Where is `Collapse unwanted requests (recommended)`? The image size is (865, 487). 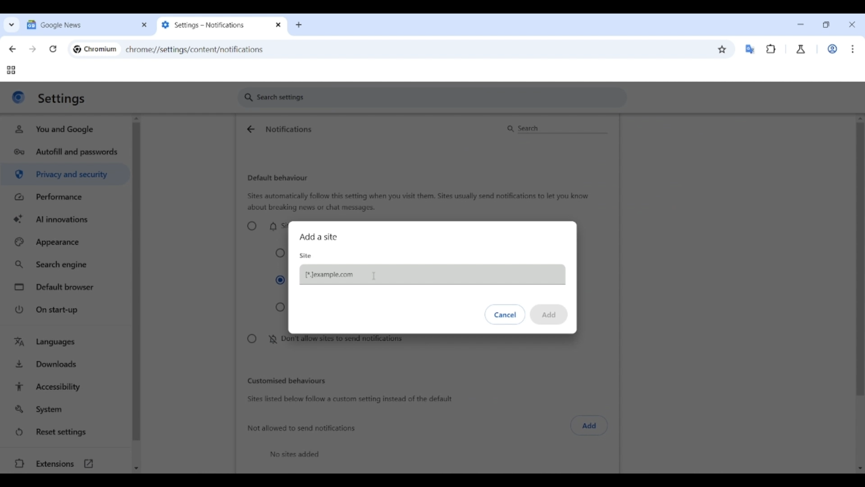
Collapse unwanted requests (recommended) is located at coordinates (280, 280).